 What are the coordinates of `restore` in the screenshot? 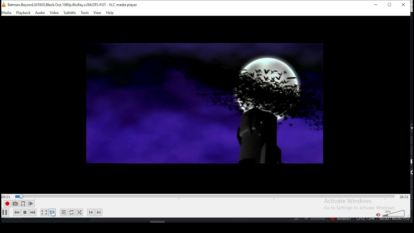 It's located at (389, 5).